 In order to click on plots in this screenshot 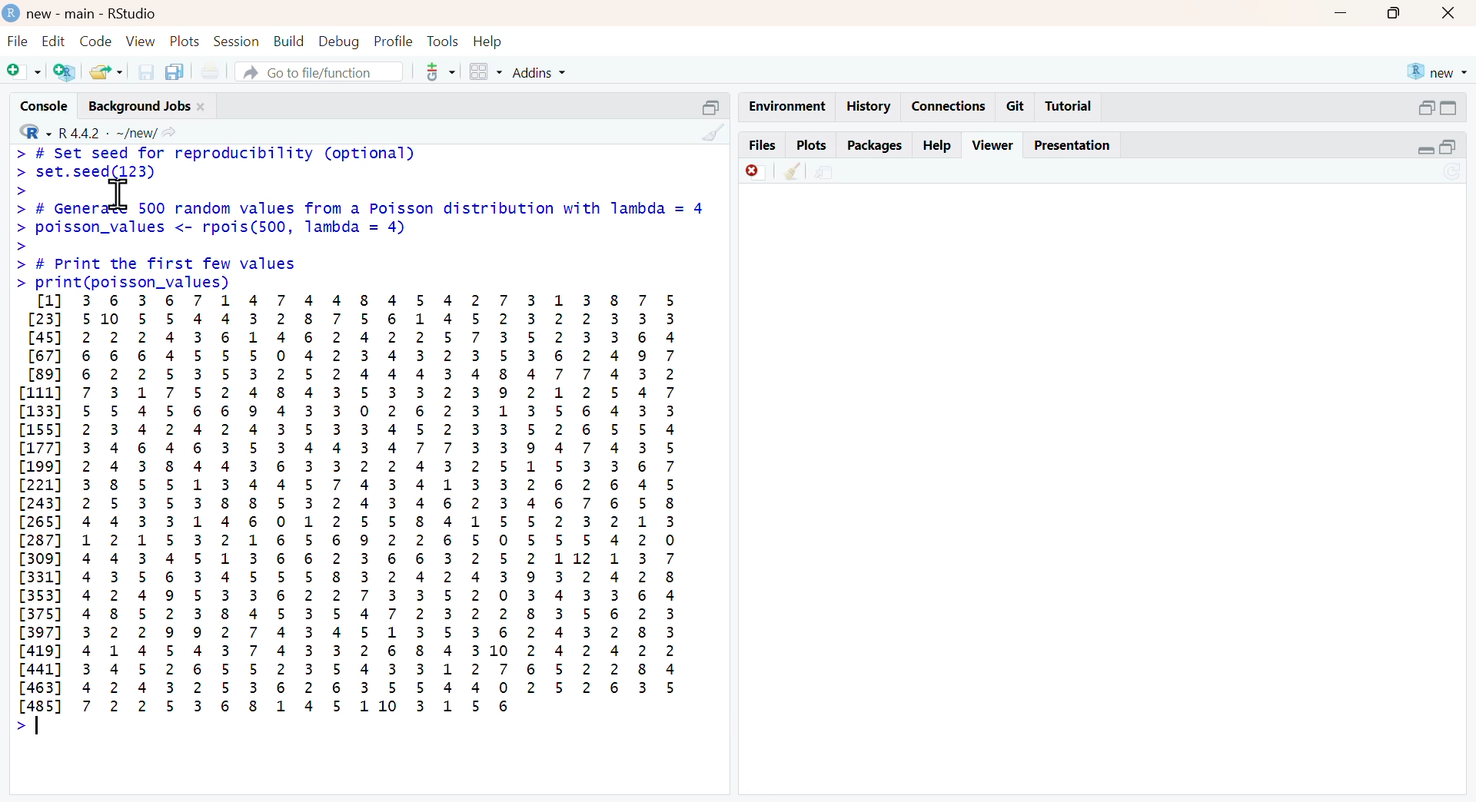, I will do `click(184, 41)`.